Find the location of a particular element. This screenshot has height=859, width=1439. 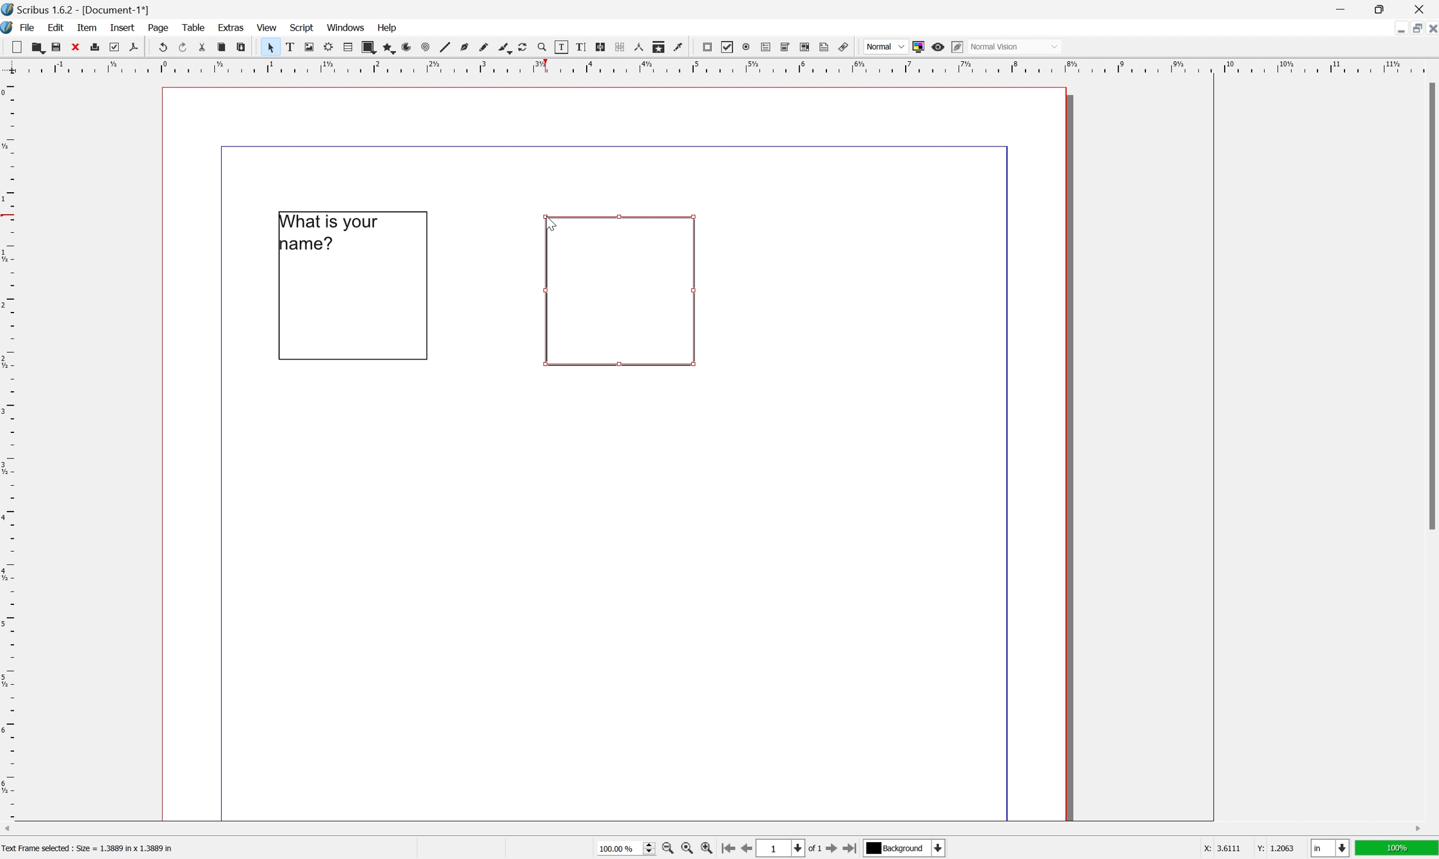

What is your name? is located at coordinates (336, 235).